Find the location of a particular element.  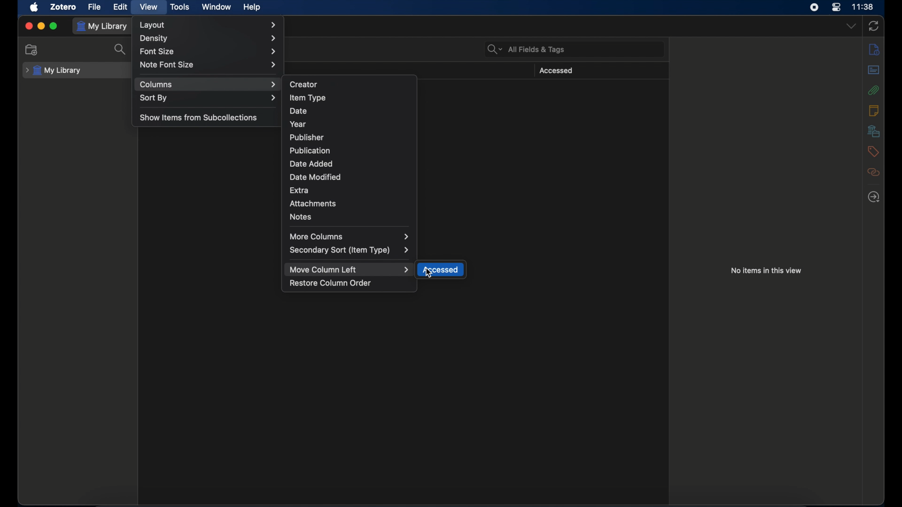

related is located at coordinates (873, 172).